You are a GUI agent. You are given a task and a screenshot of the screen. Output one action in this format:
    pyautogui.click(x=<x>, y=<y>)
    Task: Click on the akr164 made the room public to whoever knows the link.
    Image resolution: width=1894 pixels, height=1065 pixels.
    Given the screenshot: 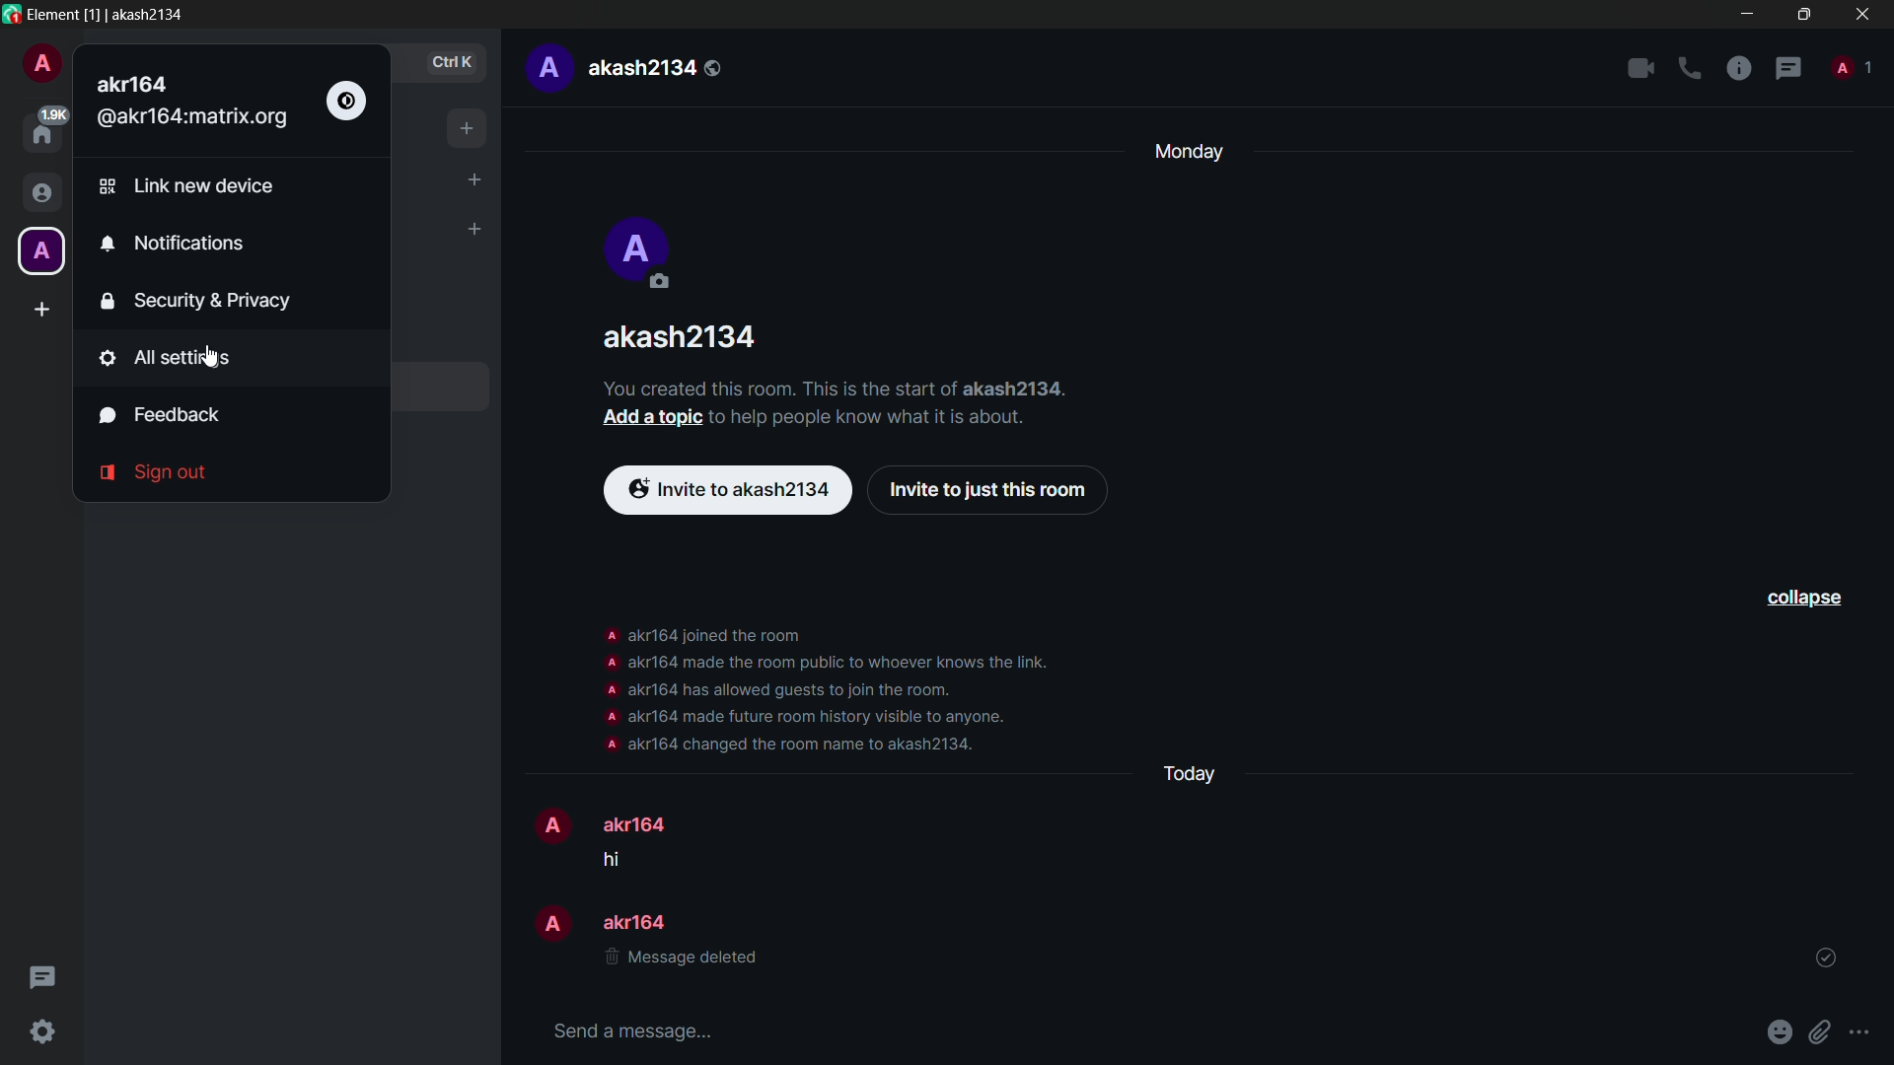 What is the action you would take?
    pyautogui.click(x=842, y=661)
    